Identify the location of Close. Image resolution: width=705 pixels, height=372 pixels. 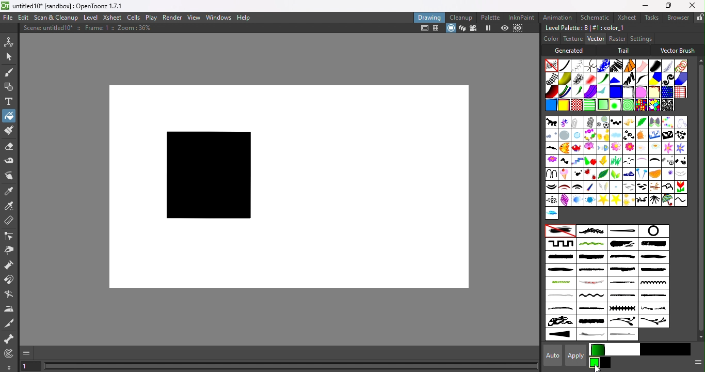
(693, 5).